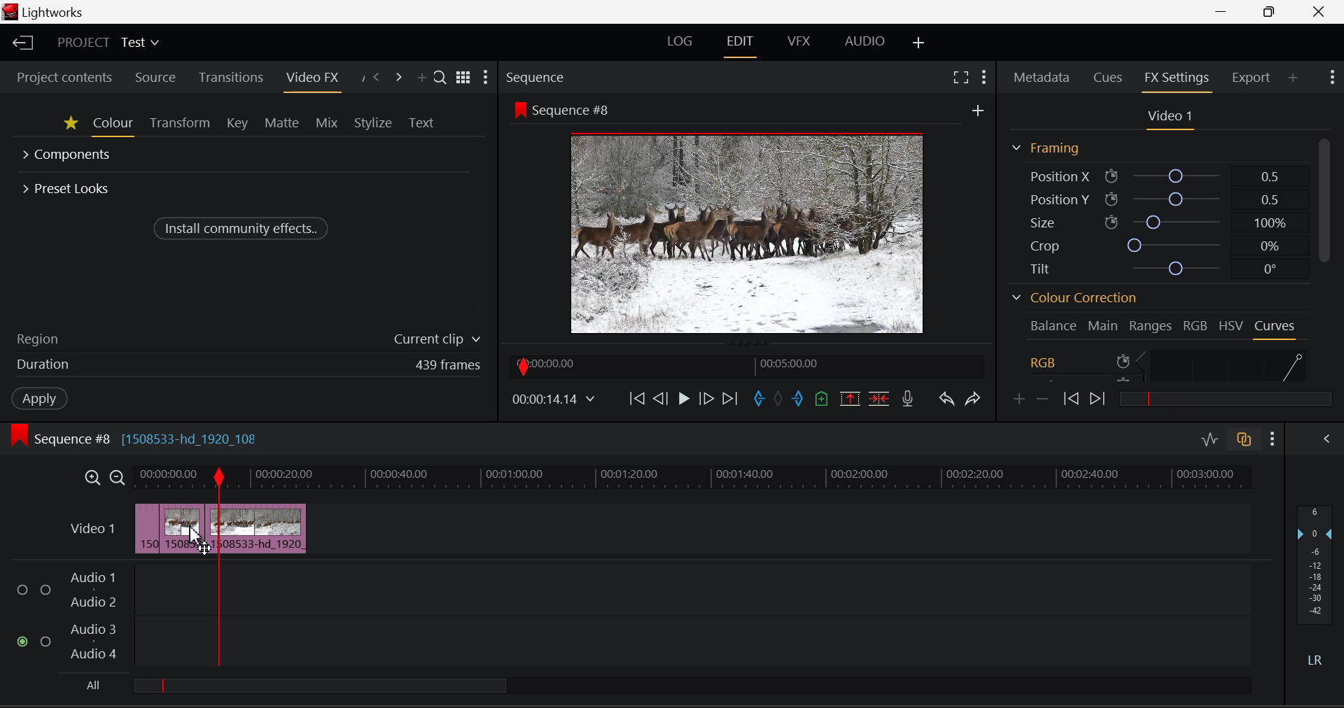 The height and width of the screenshot is (708, 1344). What do you see at coordinates (1319, 12) in the screenshot?
I see `Close` at bounding box center [1319, 12].